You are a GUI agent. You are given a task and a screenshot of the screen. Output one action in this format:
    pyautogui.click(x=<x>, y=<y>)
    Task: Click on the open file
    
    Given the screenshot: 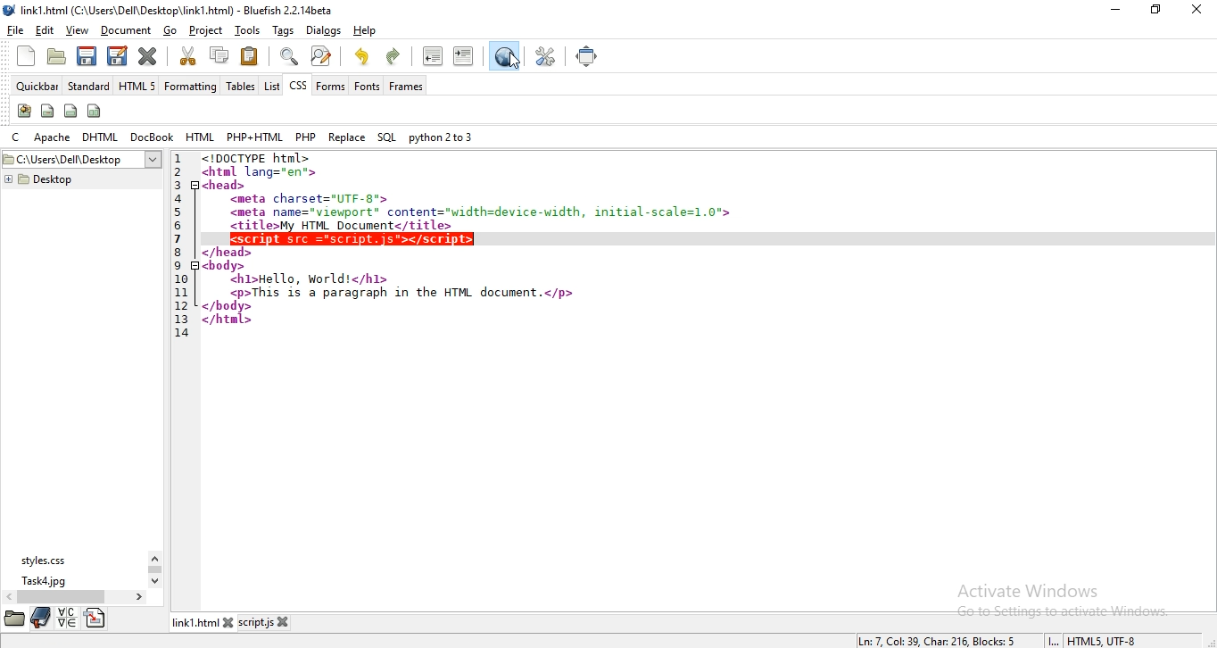 What is the action you would take?
    pyautogui.click(x=54, y=57)
    